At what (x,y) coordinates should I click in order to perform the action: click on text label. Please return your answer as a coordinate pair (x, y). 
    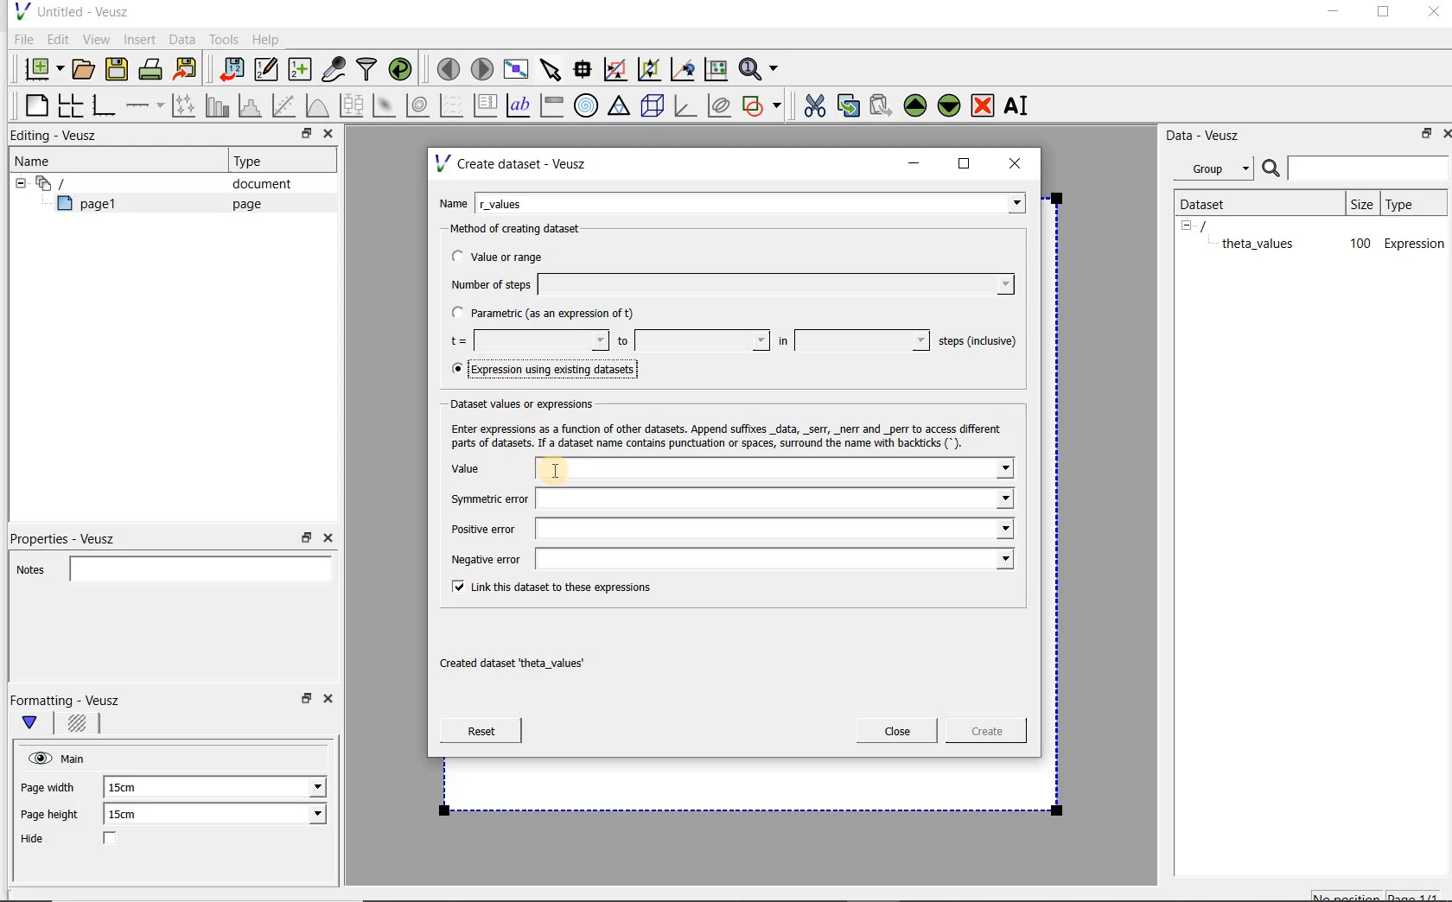
    Looking at the image, I should click on (520, 105).